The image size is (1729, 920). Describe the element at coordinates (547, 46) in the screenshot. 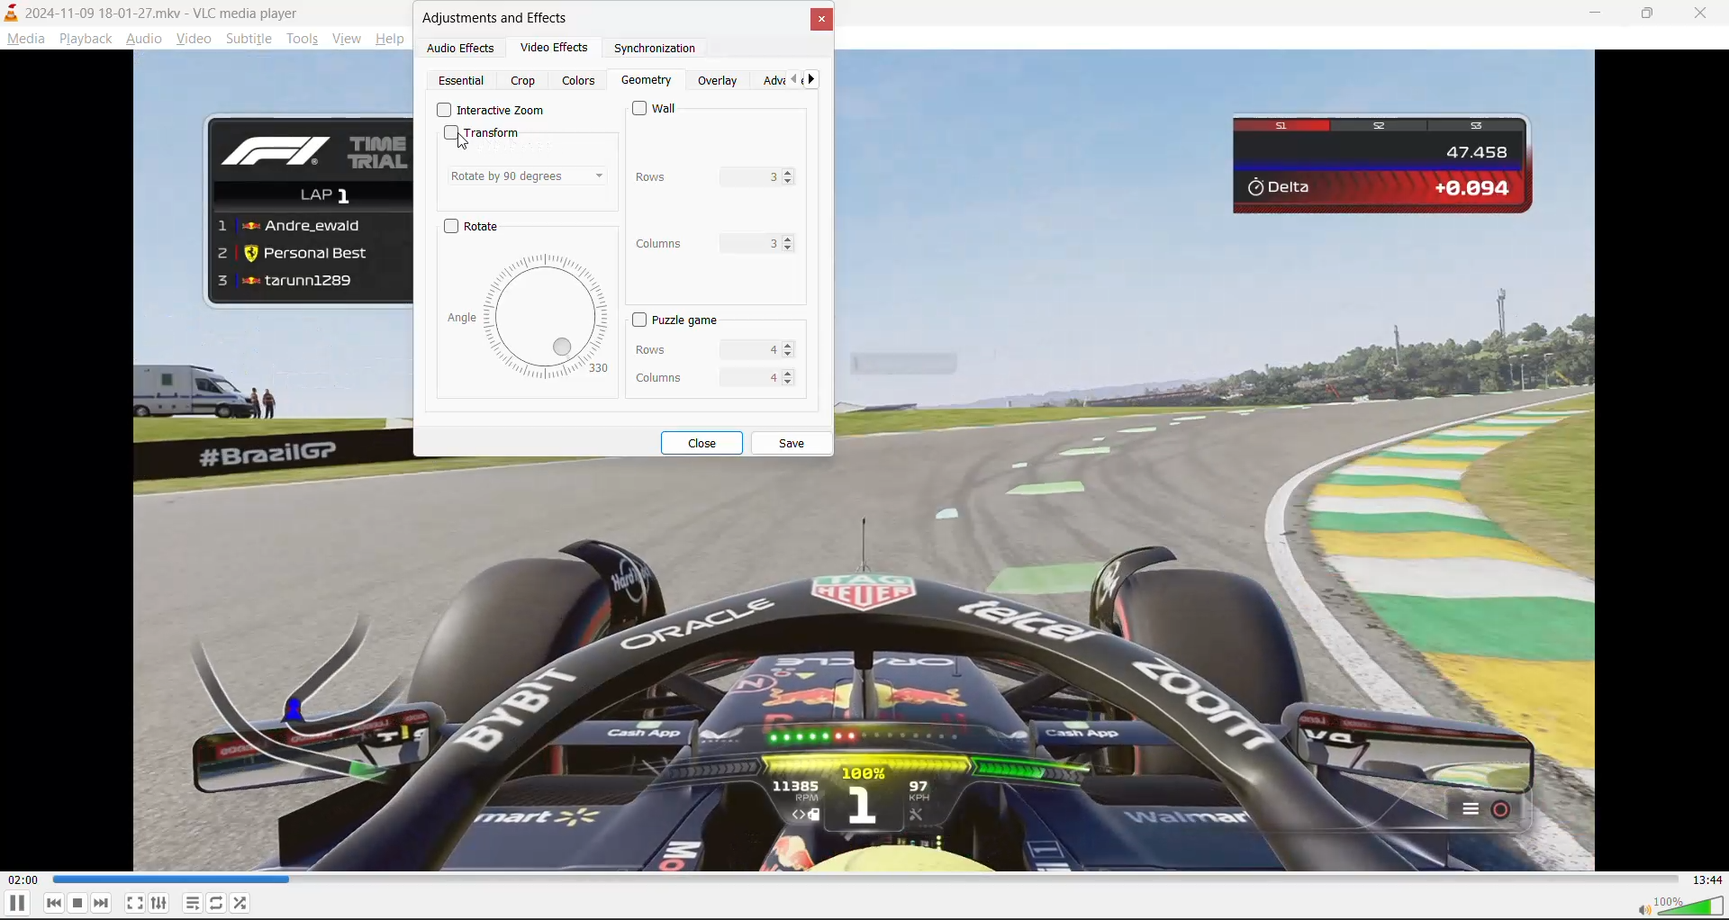

I see `video effects` at that location.